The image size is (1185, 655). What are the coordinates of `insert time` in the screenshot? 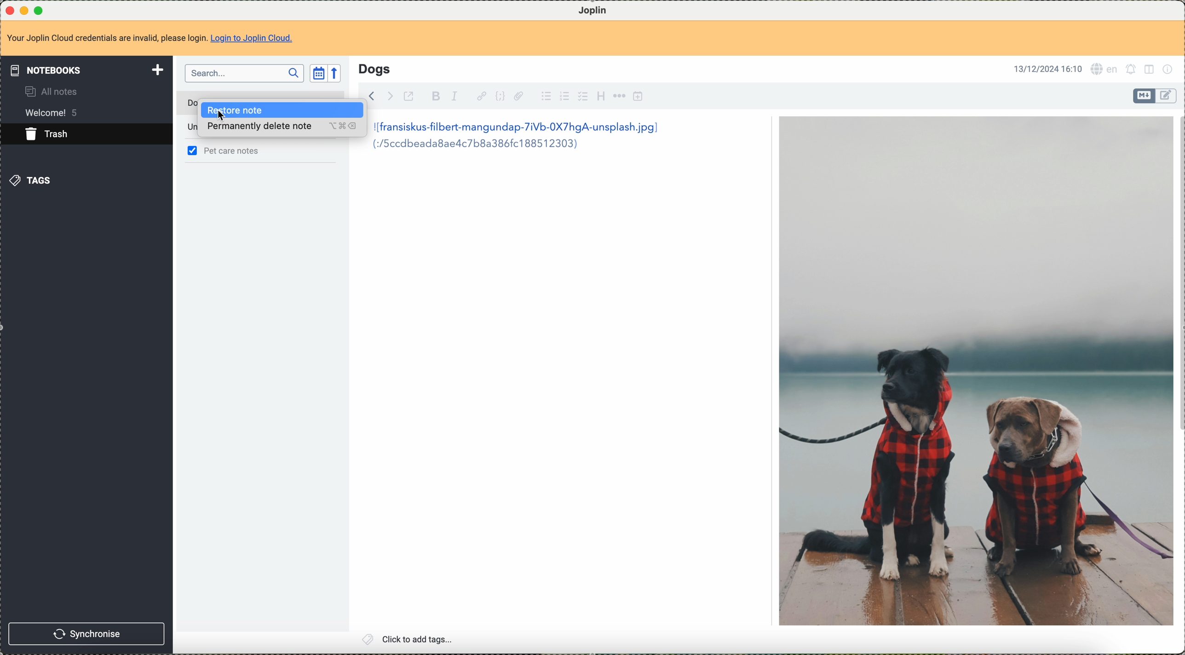 It's located at (639, 97).